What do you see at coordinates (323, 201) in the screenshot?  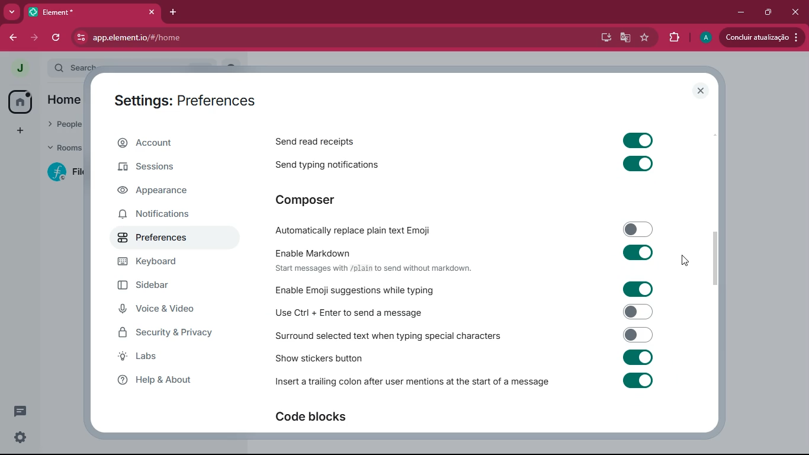 I see `composer` at bounding box center [323, 201].